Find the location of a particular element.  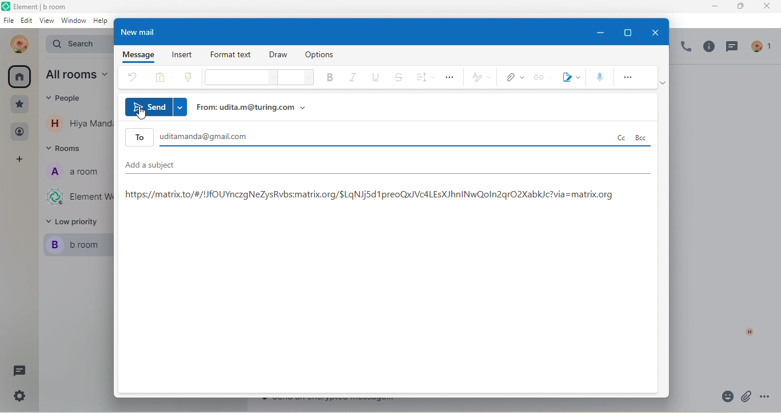

view is located at coordinates (46, 22).